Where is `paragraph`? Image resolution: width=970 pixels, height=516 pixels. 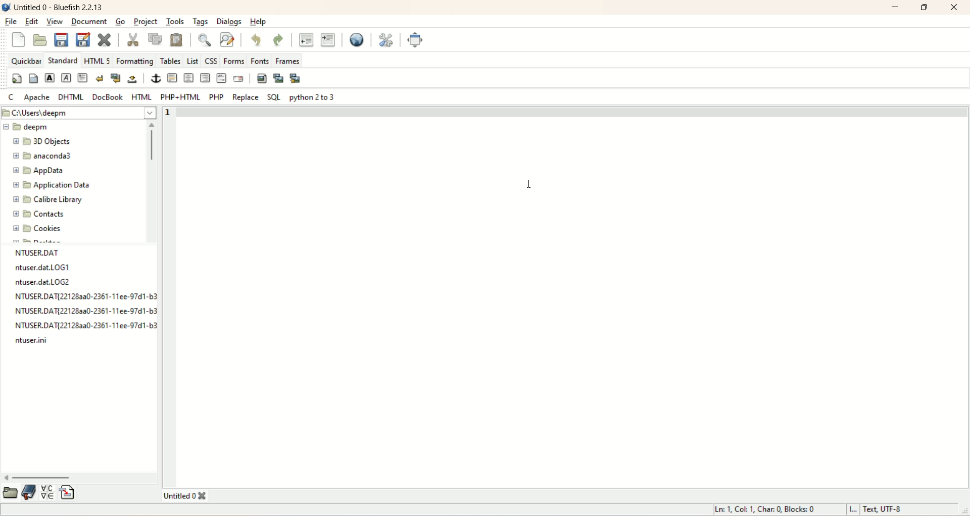 paragraph is located at coordinates (82, 79).